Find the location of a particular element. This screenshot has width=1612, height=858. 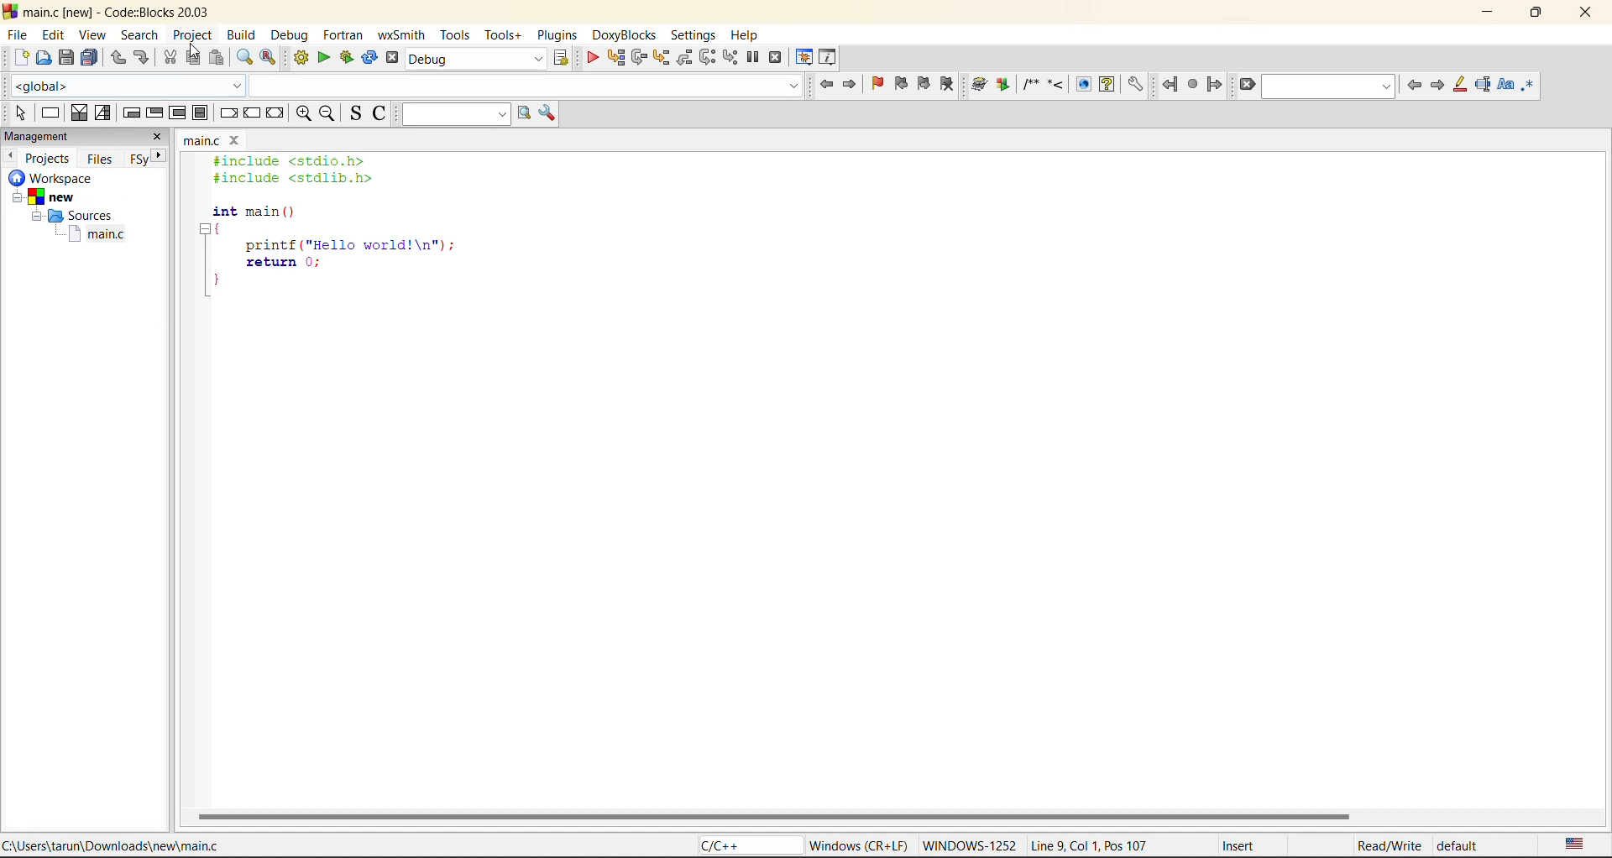

#include <stdio.h>

#include <stdlib.h>

int main ()

{
printf ("Hello world!\n");
return 0;

} is located at coordinates (338, 229).